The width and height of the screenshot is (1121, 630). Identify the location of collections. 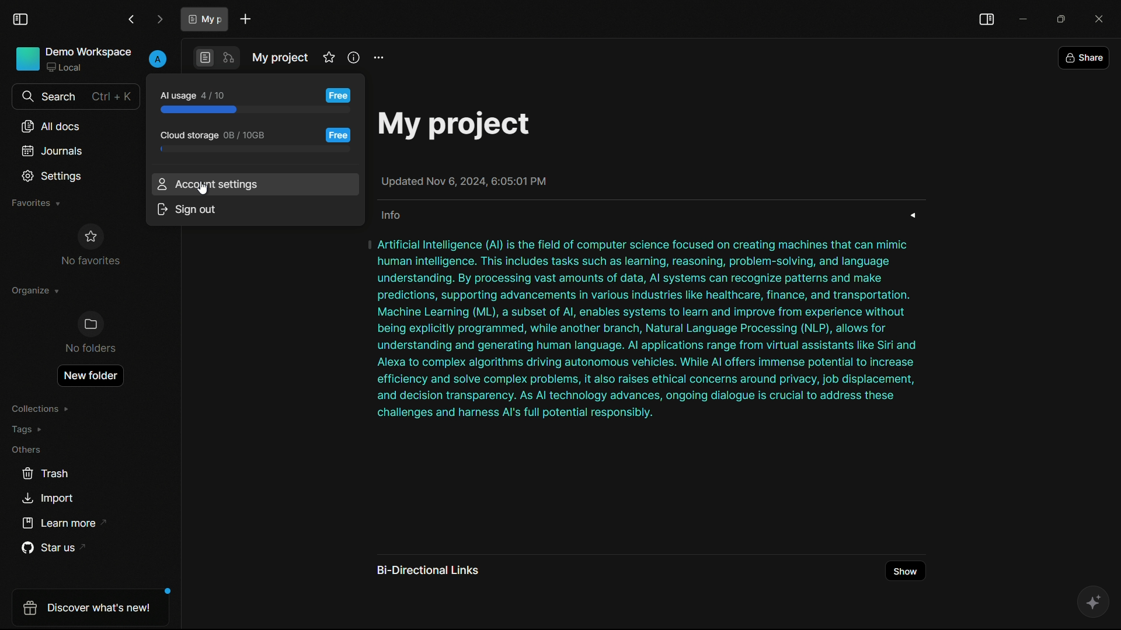
(40, 409).